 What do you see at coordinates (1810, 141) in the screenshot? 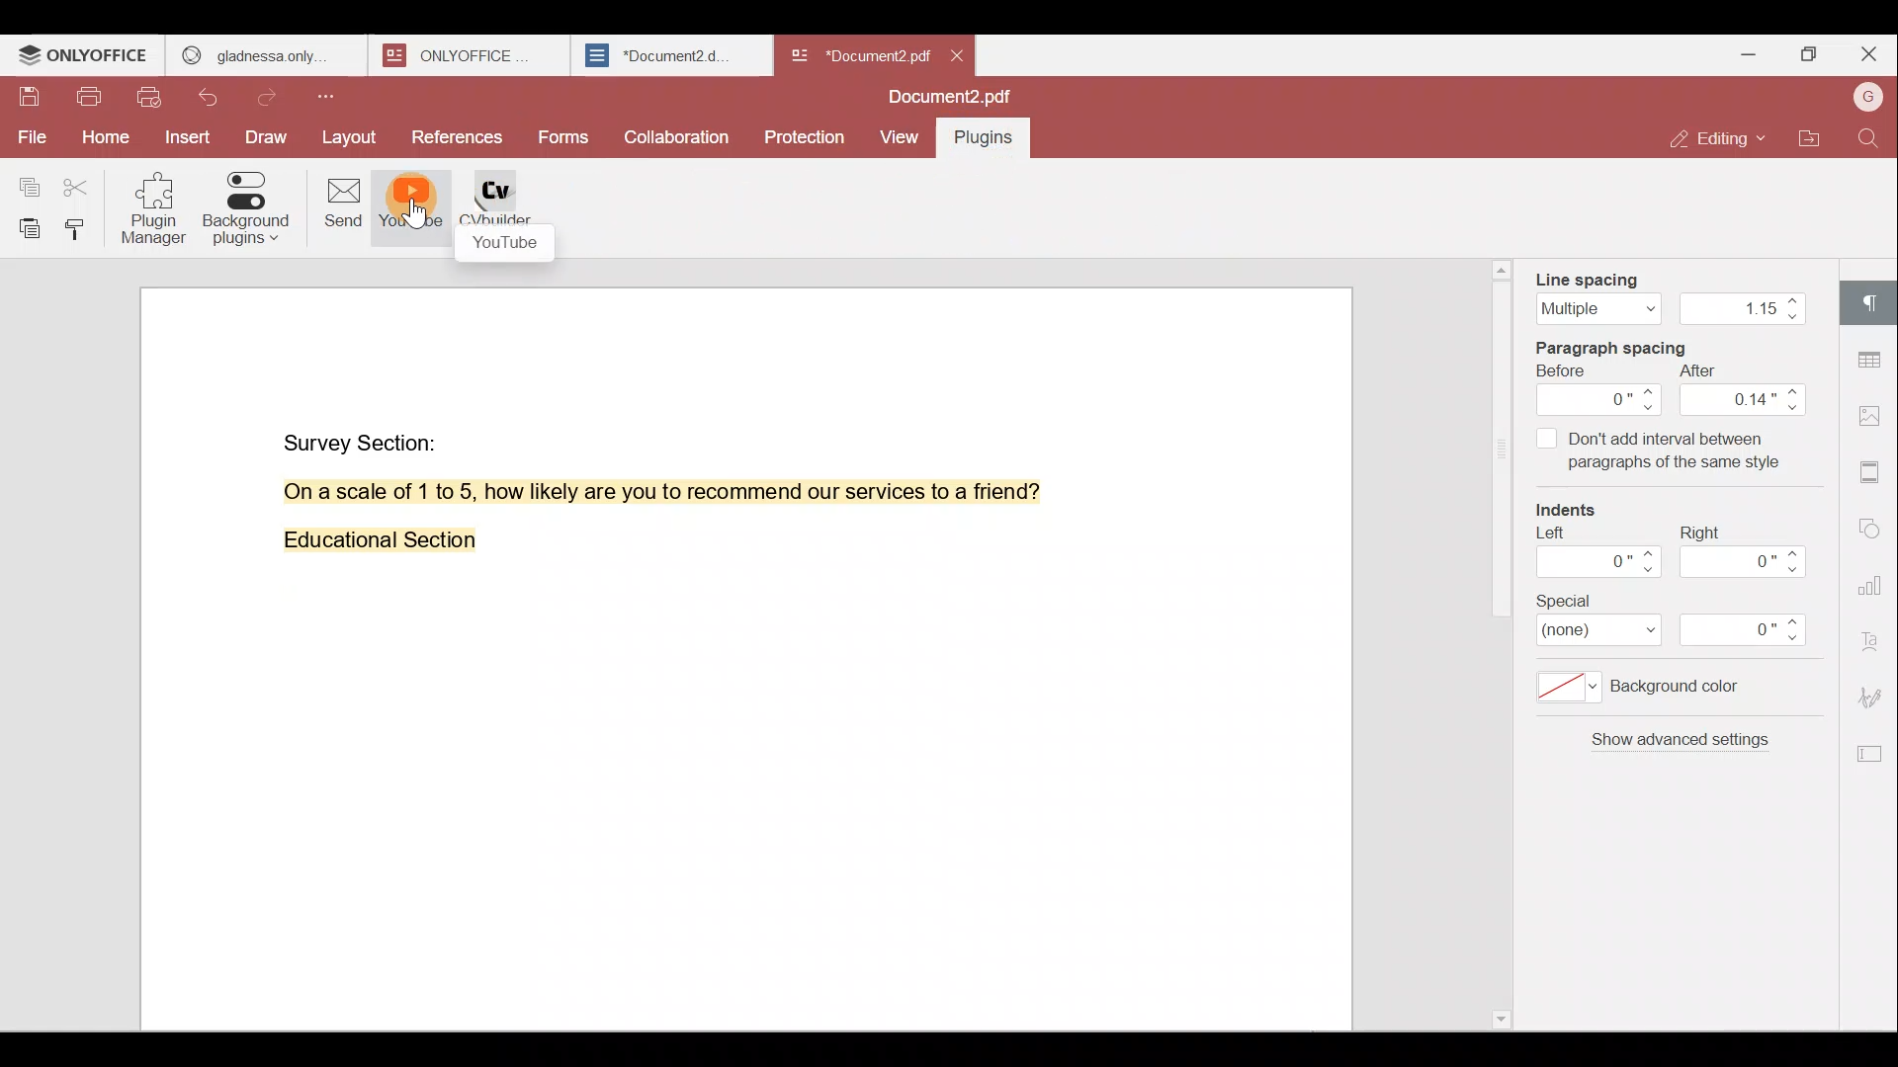
I see `Open file location` at bounding box center [1810, 141].